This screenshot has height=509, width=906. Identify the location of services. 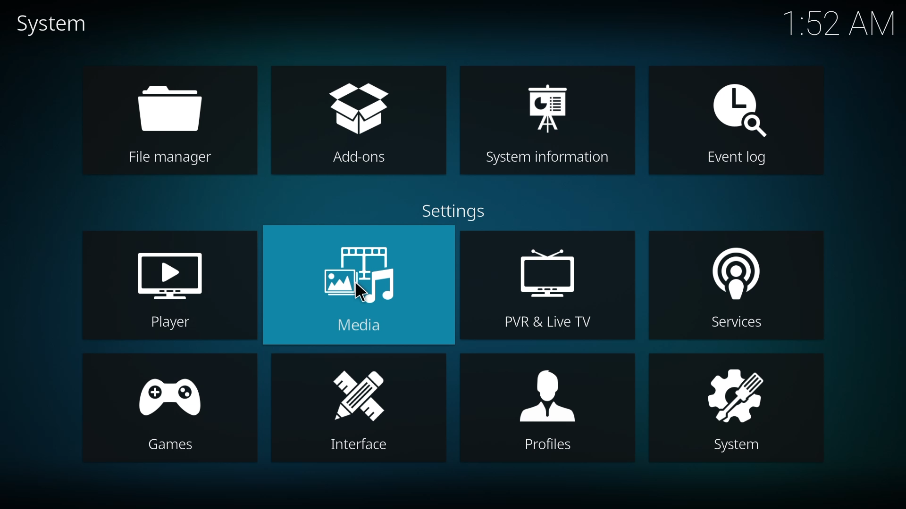
(734, 287).